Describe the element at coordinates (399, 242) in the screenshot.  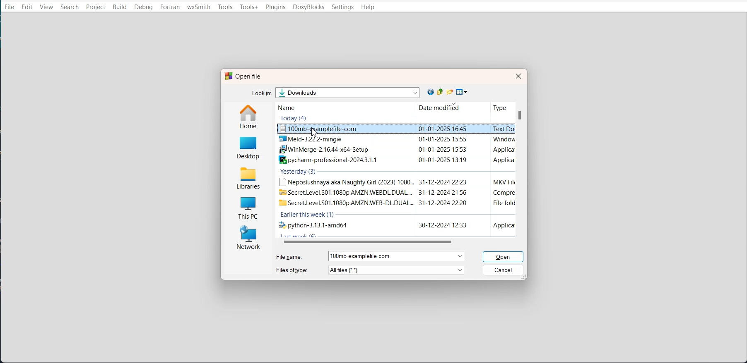
I see `Horizontal scroll bar` at that location.